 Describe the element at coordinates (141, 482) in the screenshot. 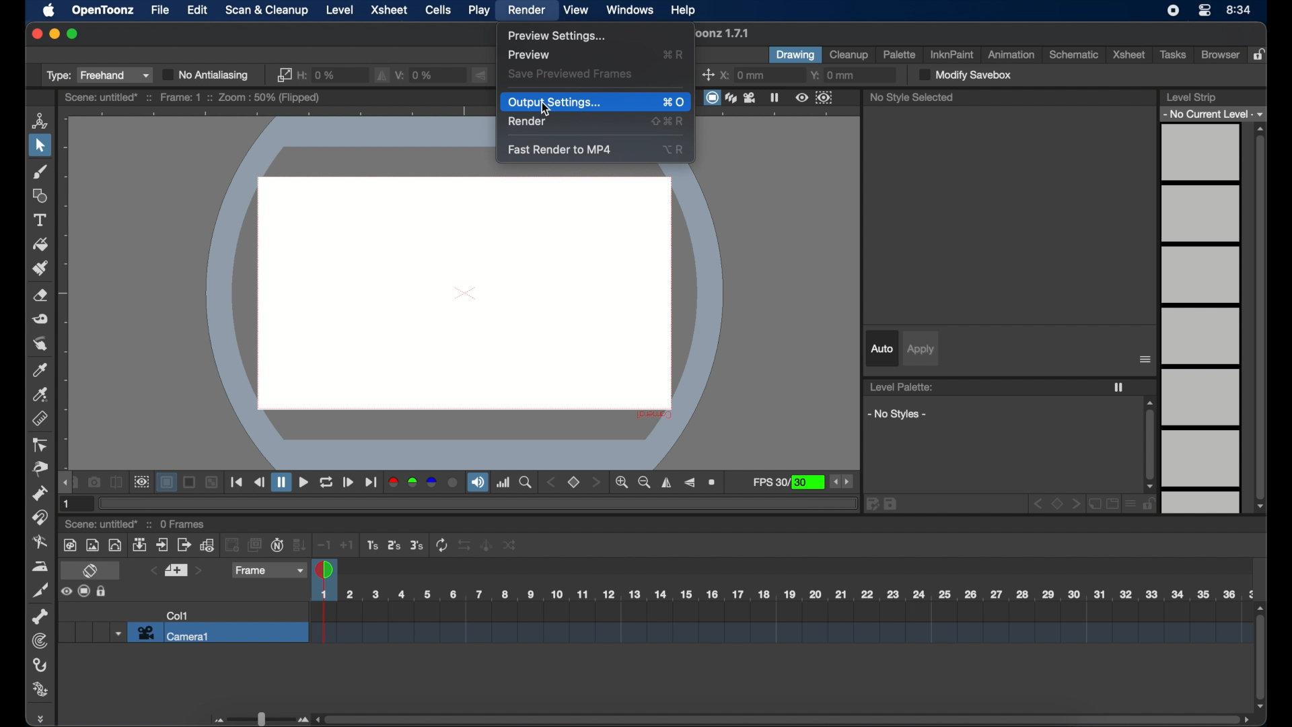

I see `preview` at that location.